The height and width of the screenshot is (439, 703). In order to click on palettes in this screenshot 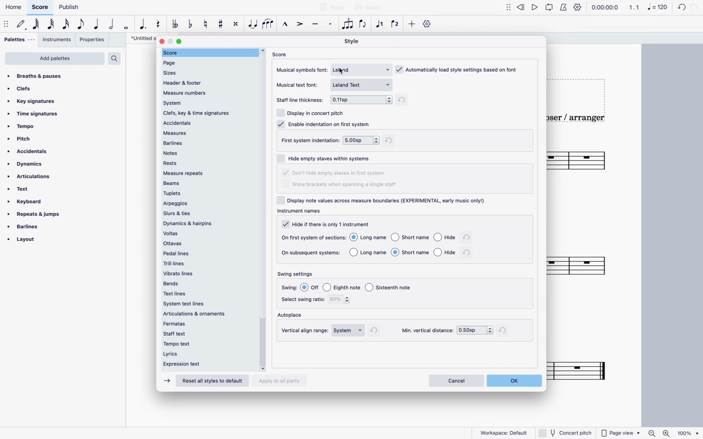, I will do `click(20, 39)`.